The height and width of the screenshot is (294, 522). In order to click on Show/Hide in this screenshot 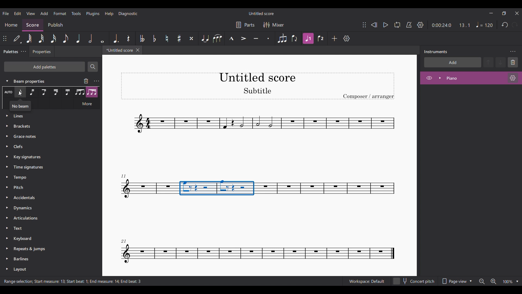, I will do `click(429, 78)`.